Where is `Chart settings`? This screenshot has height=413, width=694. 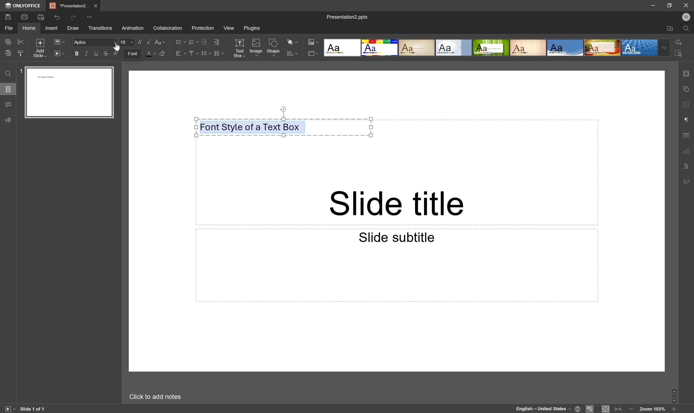 Chart settings is located at coordinates (688, 152).